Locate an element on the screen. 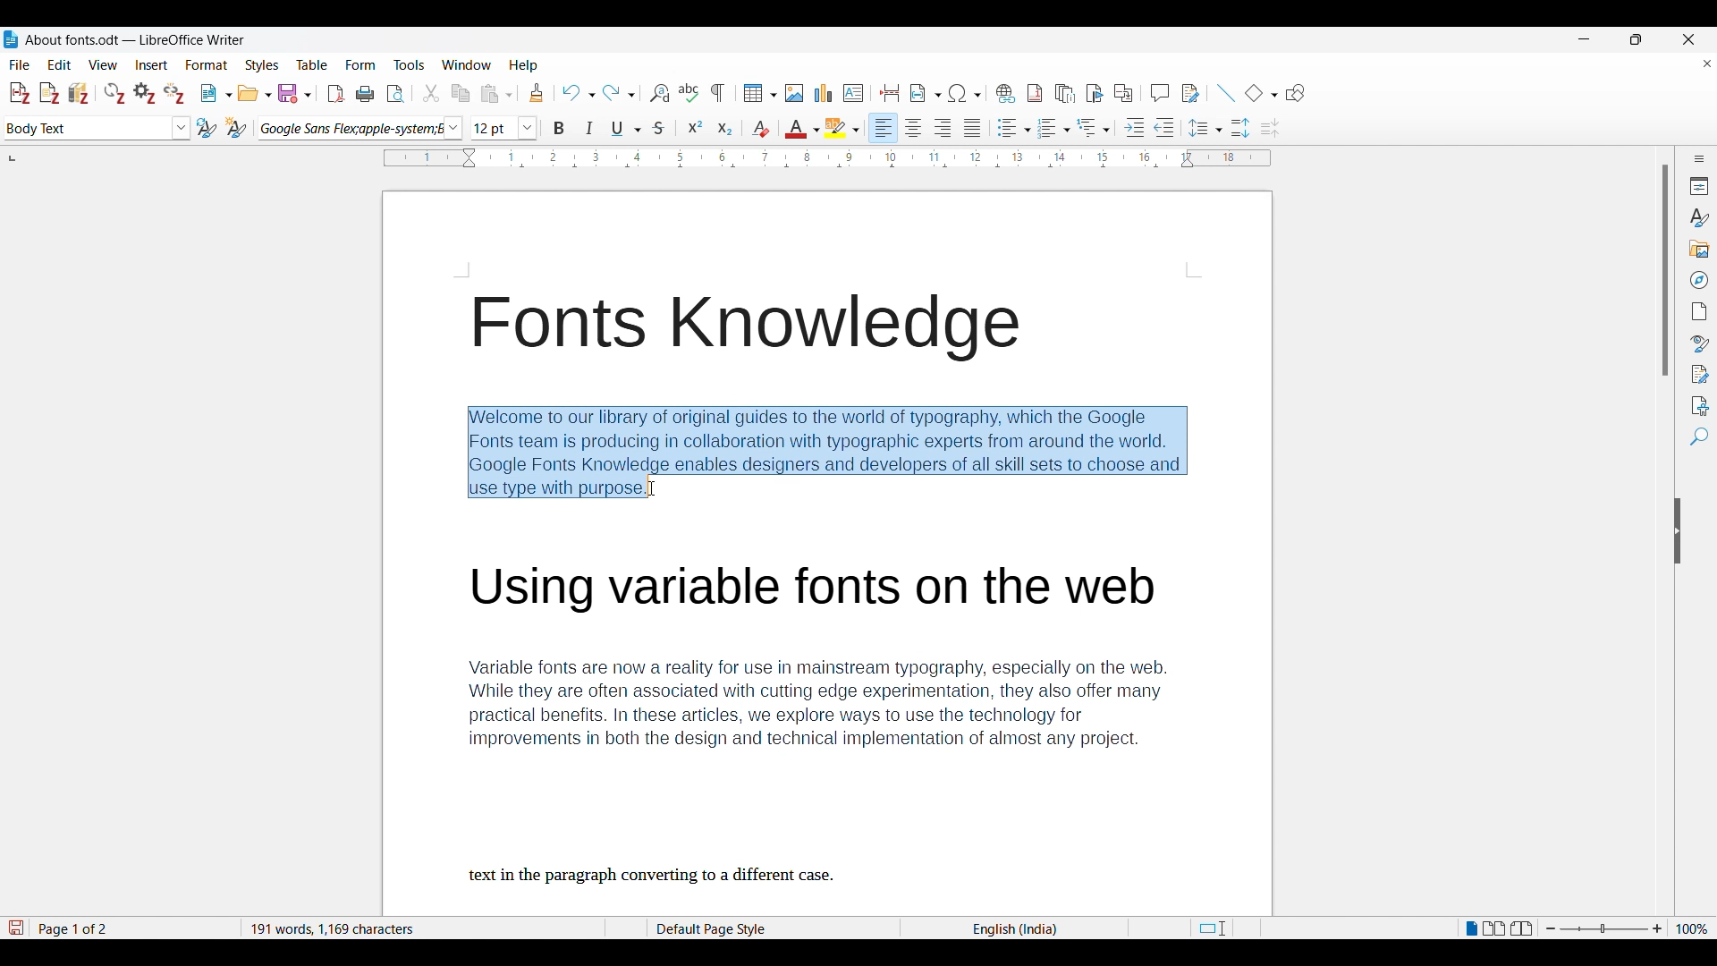 This screenshot has height=966, width=1717. Paragraph selected by cursor is located at coordinates (826, 452).